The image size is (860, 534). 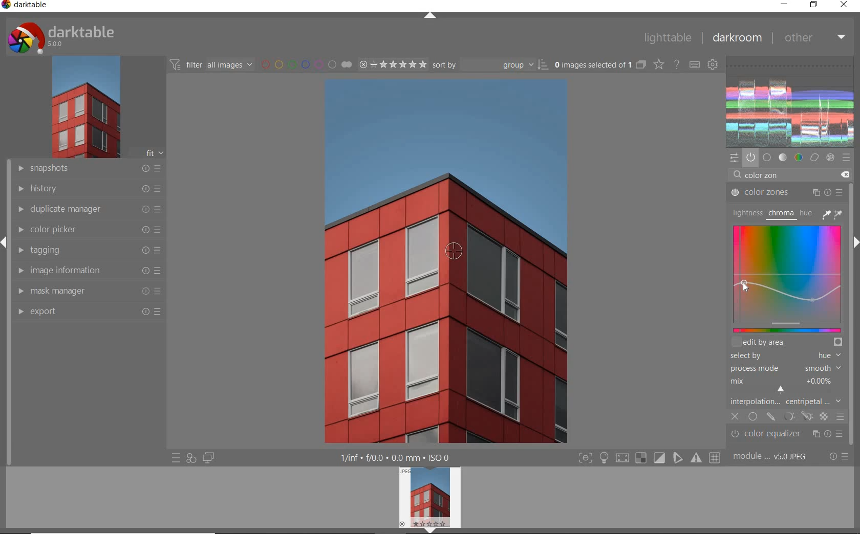 I want to click on shadow, so click(x=621, y=458).